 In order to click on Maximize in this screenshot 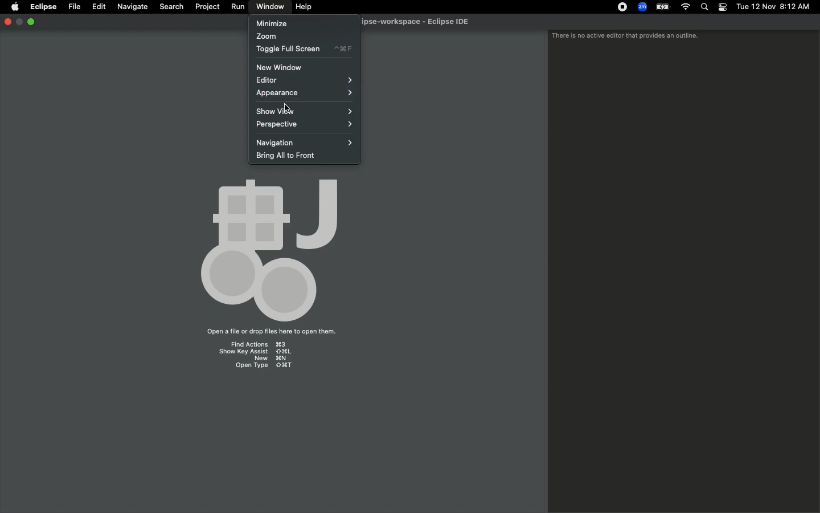, I will do `click(31, 22)`.